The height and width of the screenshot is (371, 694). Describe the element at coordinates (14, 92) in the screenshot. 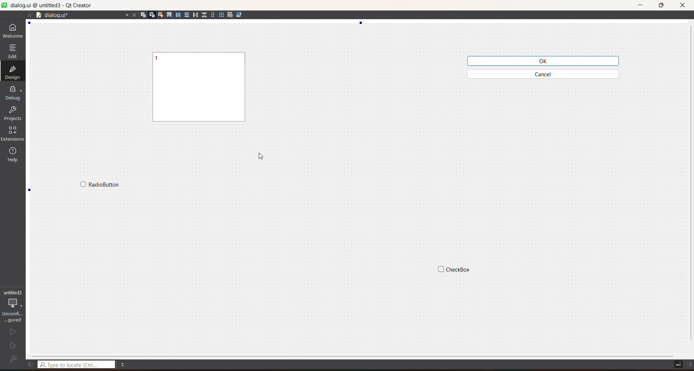

I see `debug` at that location.